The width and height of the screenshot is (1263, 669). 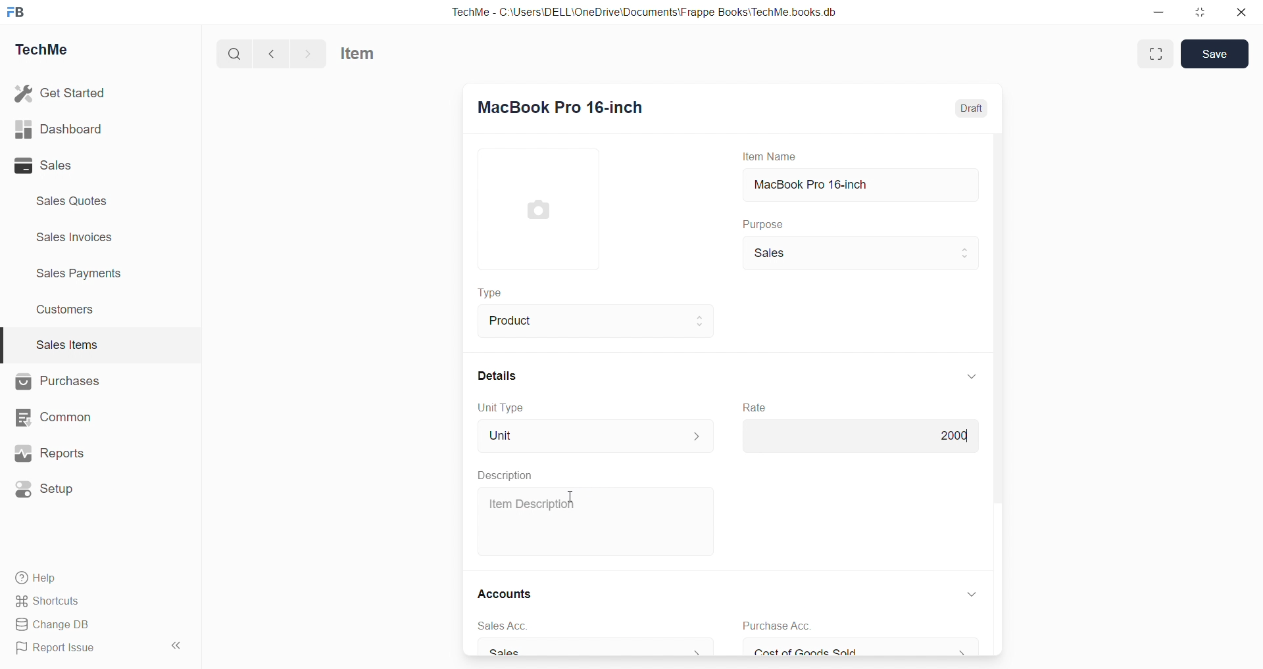 I want to click on Details, so click(x=497, y=376).